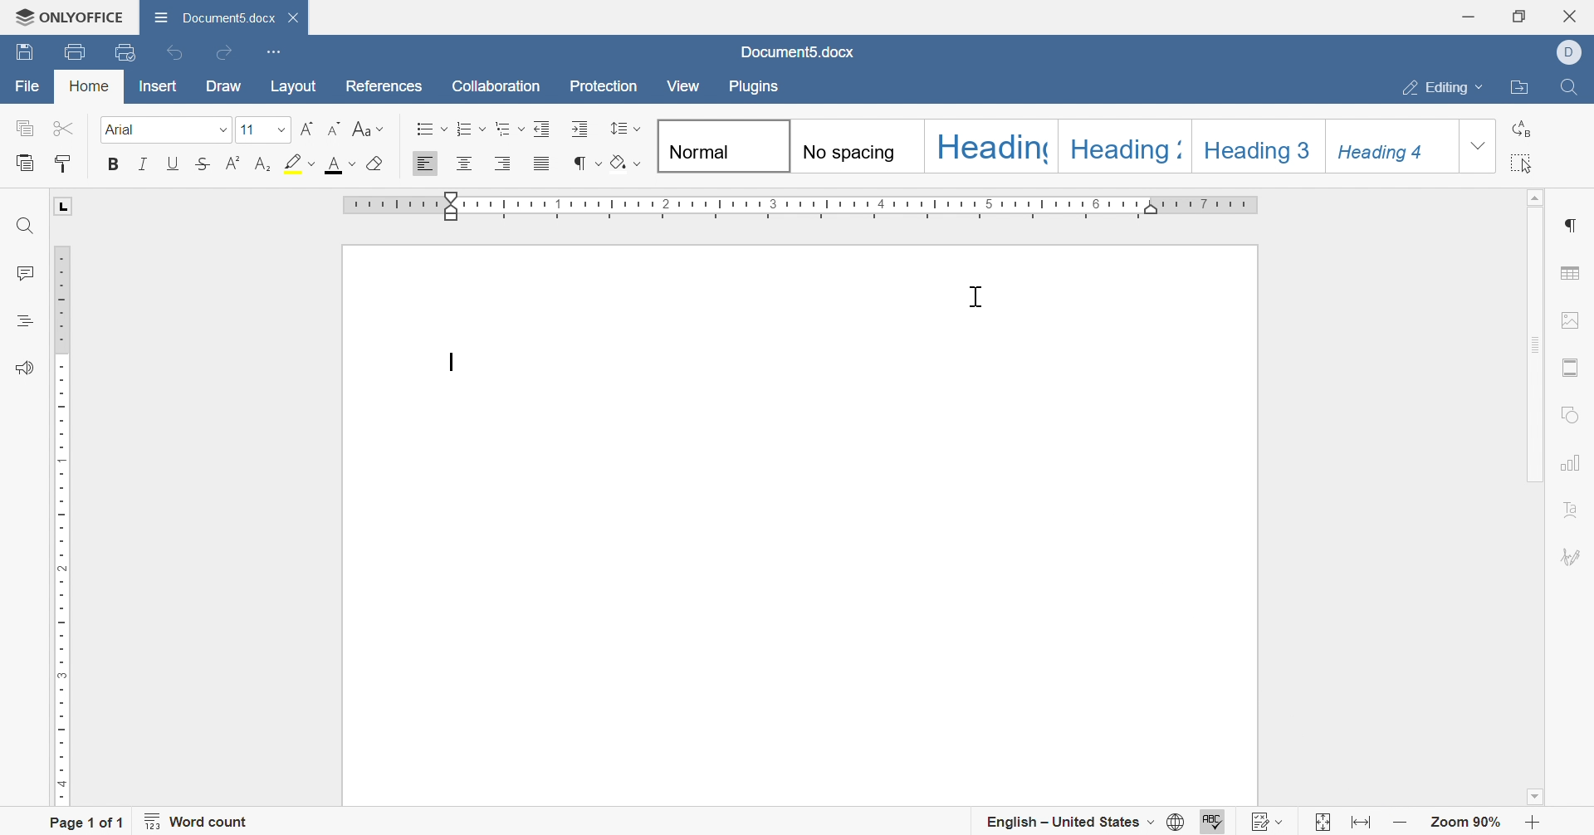  Describe the element at coordinates (1362, 823) in the screenshot. I see `fit to width` at that location.